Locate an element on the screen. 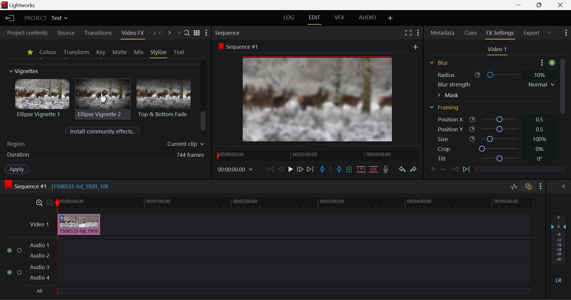 The width and height of the screenshot is (571, 300). Mark Out is located at coordinates (339, 168).